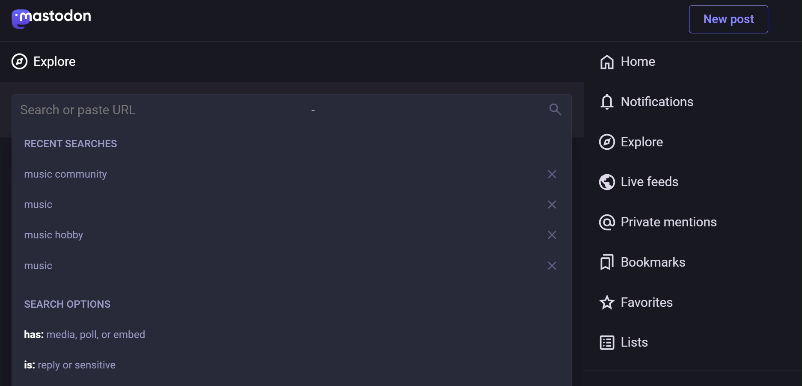  Describe the element at coordinates (551, 224) in the screenshot. I see `remove option` at that location.